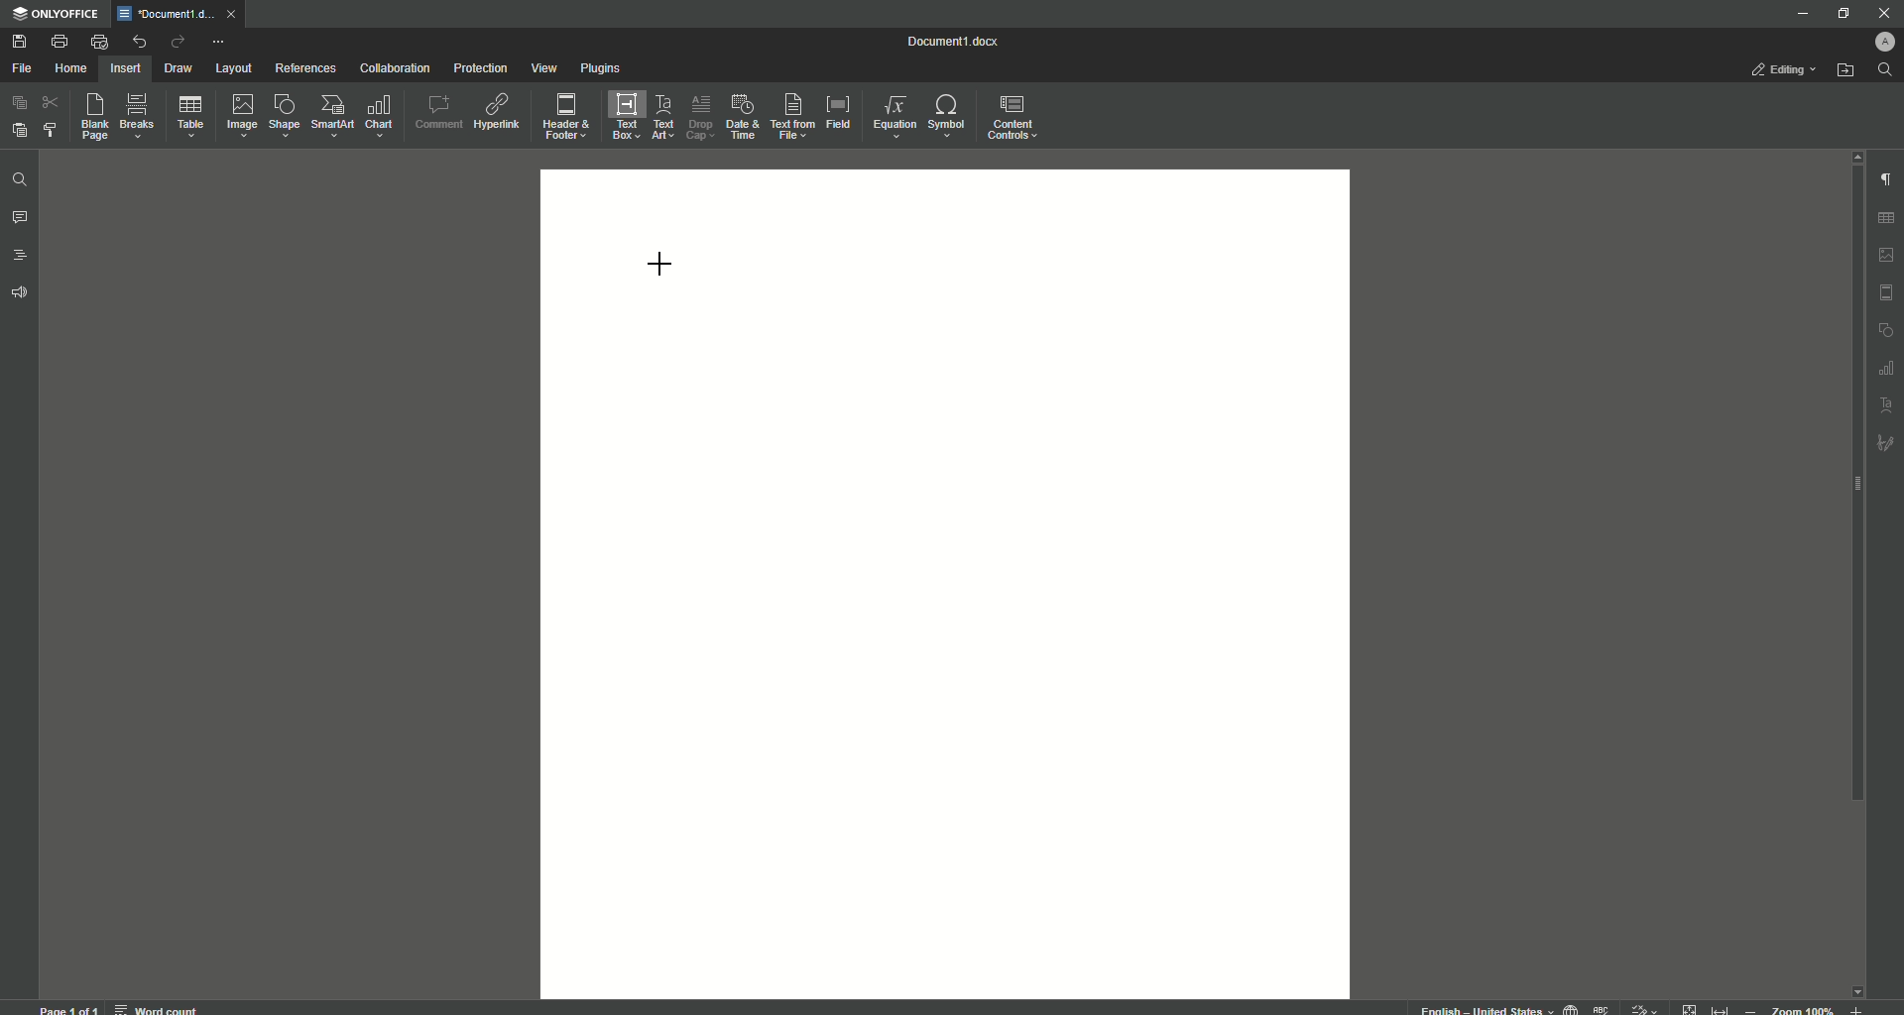 The image size is (1904, 1015). Describe the element at coordinates (660, 119) in the screenshot. I see `Text Art` at that location.